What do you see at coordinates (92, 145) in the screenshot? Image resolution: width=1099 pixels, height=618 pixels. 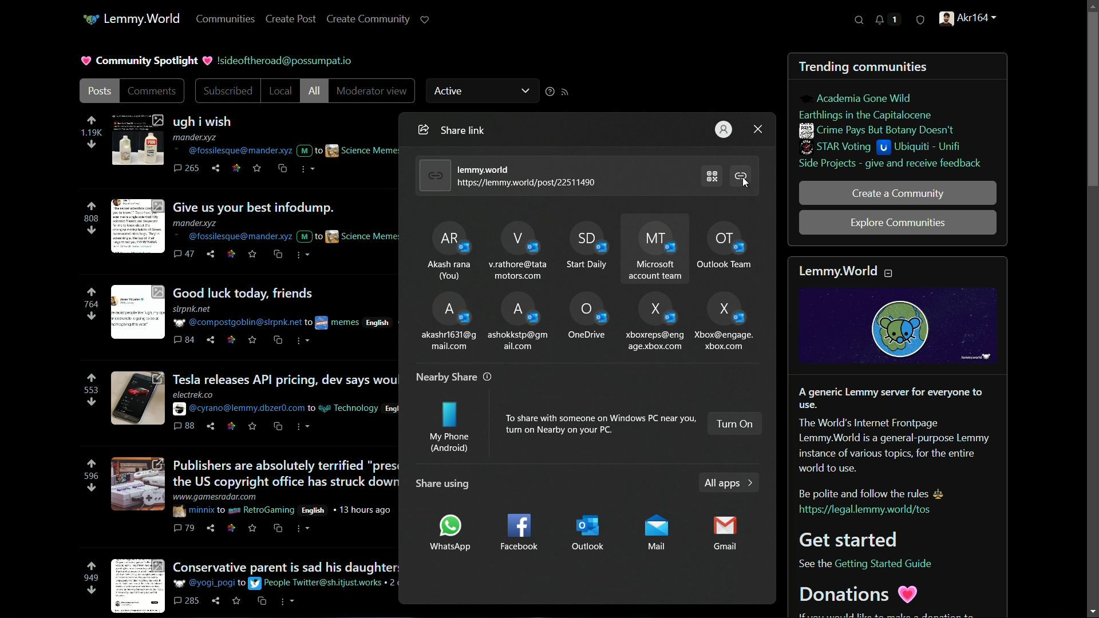 I see `downvote` at bounding box center [92, 145].